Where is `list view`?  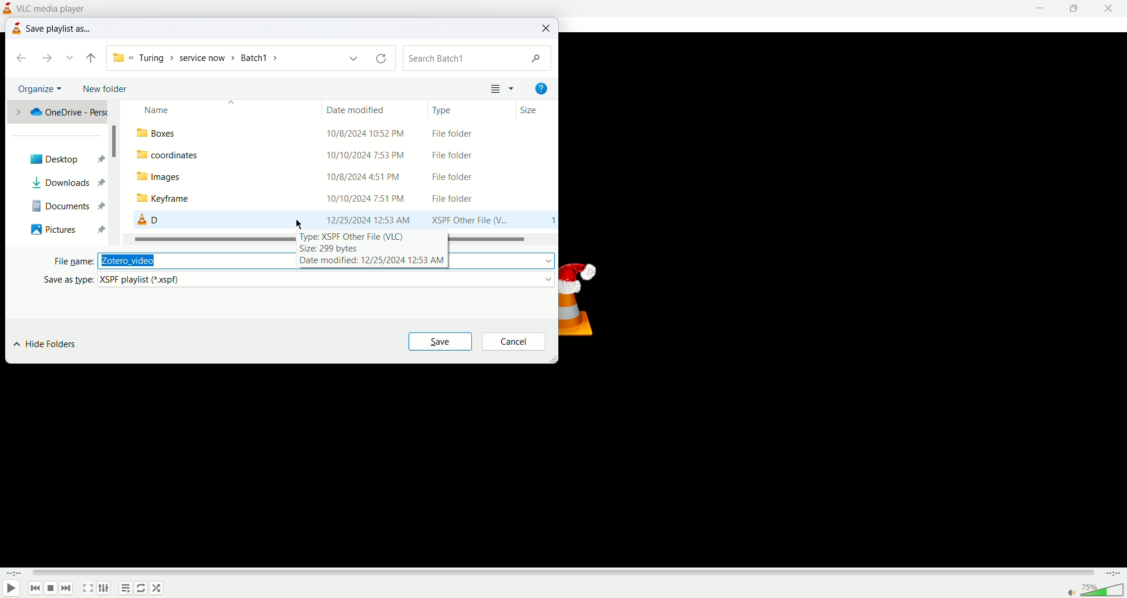
list view is located at coordinates (503, 88).